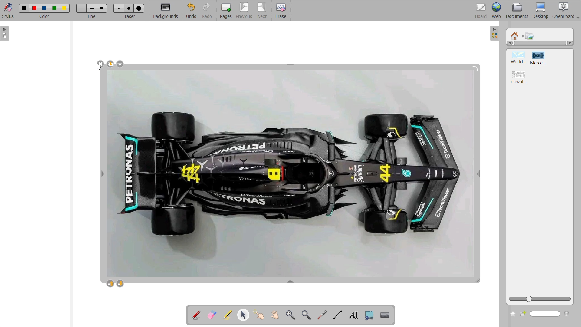  I want to click on double arrow, so click(103, 175).